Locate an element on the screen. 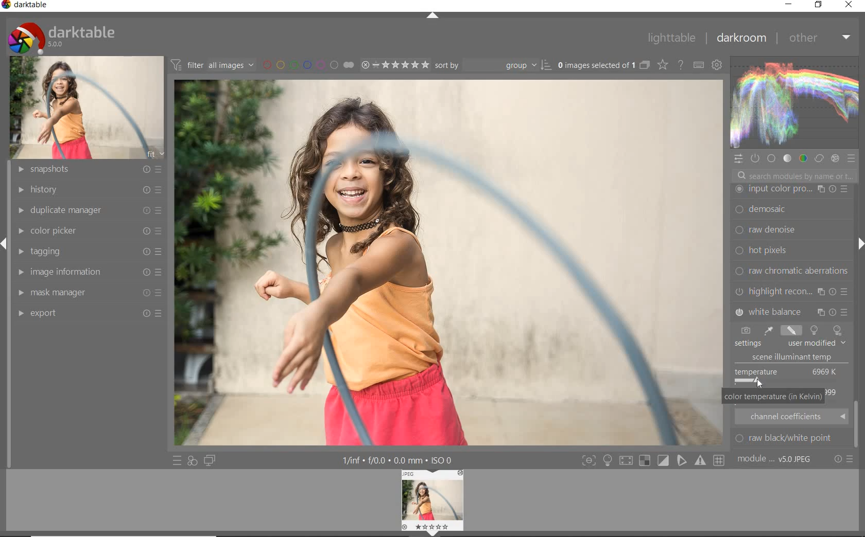 The height and width of the screenshot is (537, 865). correct is located at coordinates (819, 157).